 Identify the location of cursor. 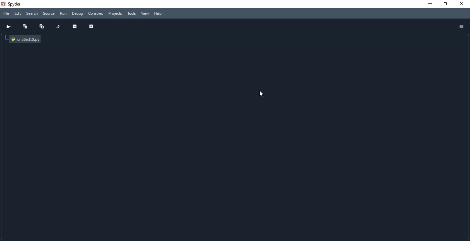
(261, 93).